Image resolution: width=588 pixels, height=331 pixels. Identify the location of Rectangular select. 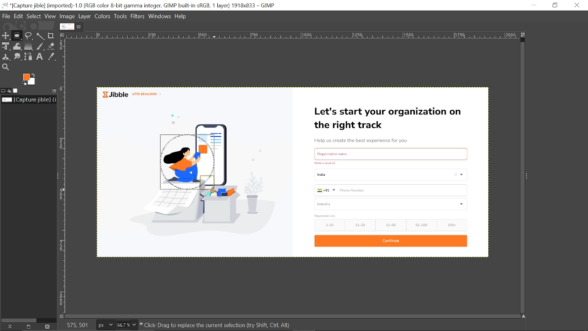
(17, 37).